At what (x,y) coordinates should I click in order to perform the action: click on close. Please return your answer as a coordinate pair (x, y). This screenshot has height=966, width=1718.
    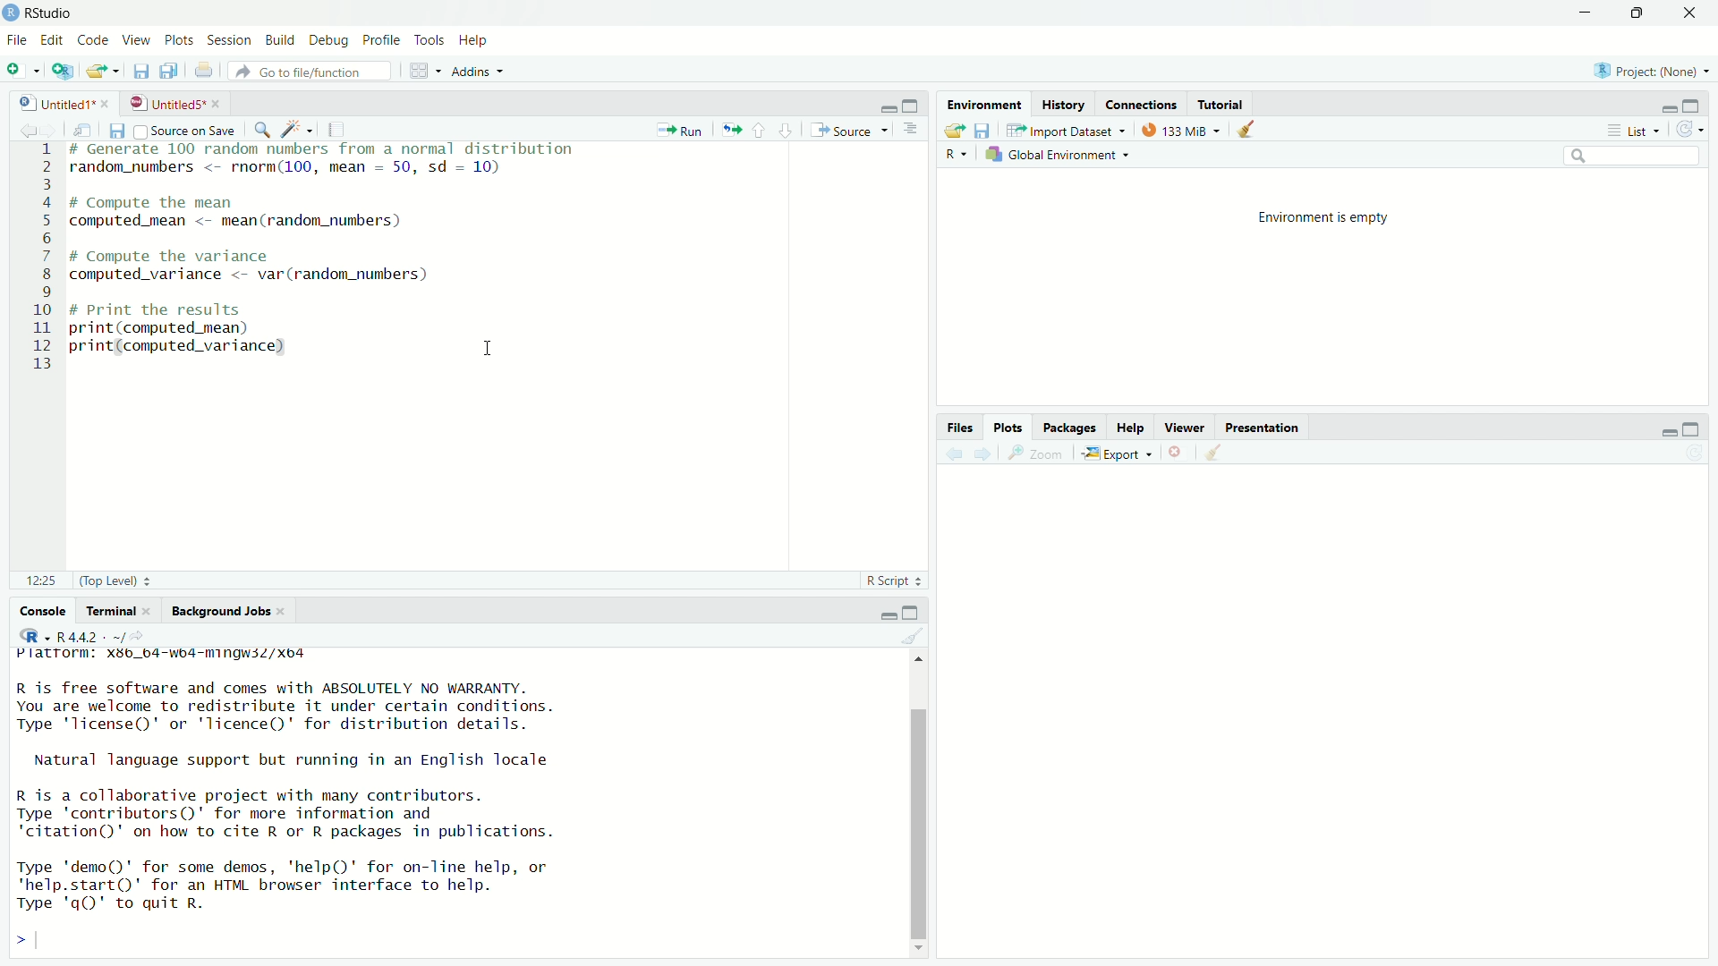
    Looking at the image, I should click on (218, 103).